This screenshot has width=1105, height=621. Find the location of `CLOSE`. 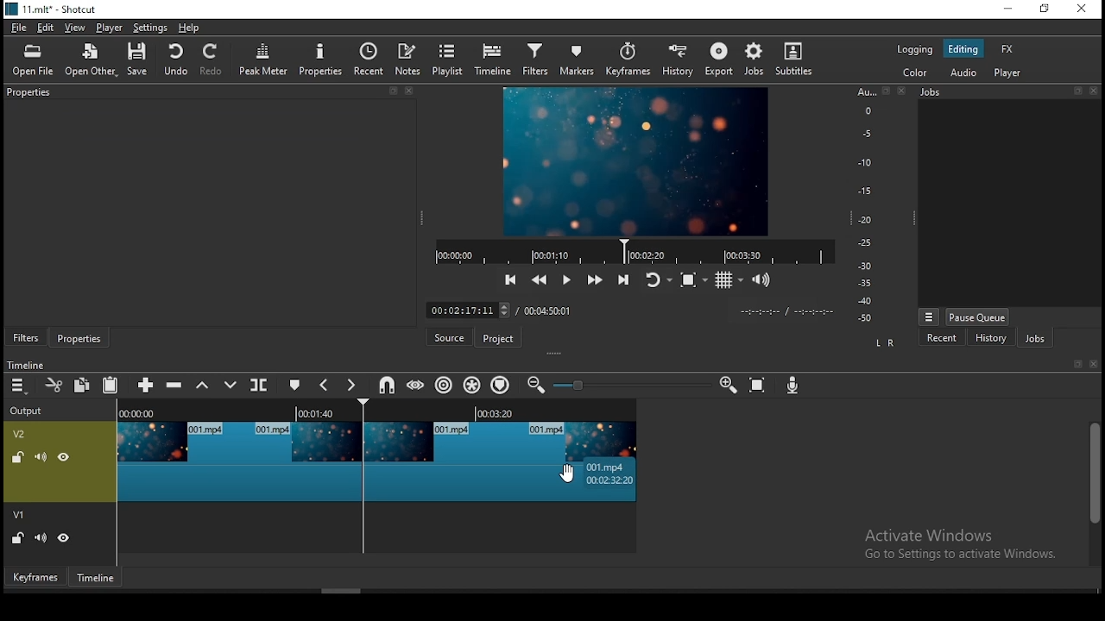

CLOSE is located at coordinates (1092, 365).